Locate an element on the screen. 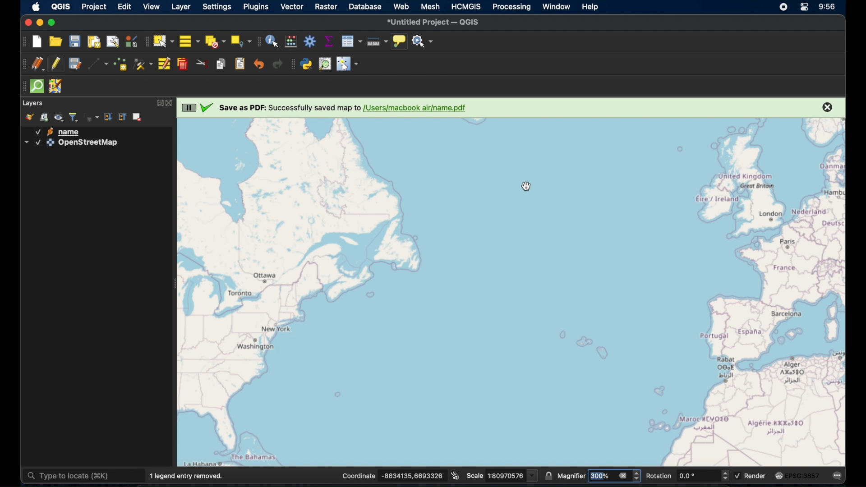  close is located at coordinates (28, 23).